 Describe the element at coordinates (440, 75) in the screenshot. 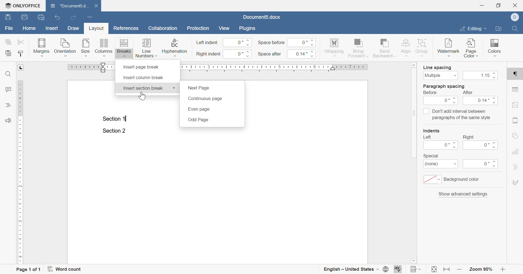

I see `multiple` at that location.